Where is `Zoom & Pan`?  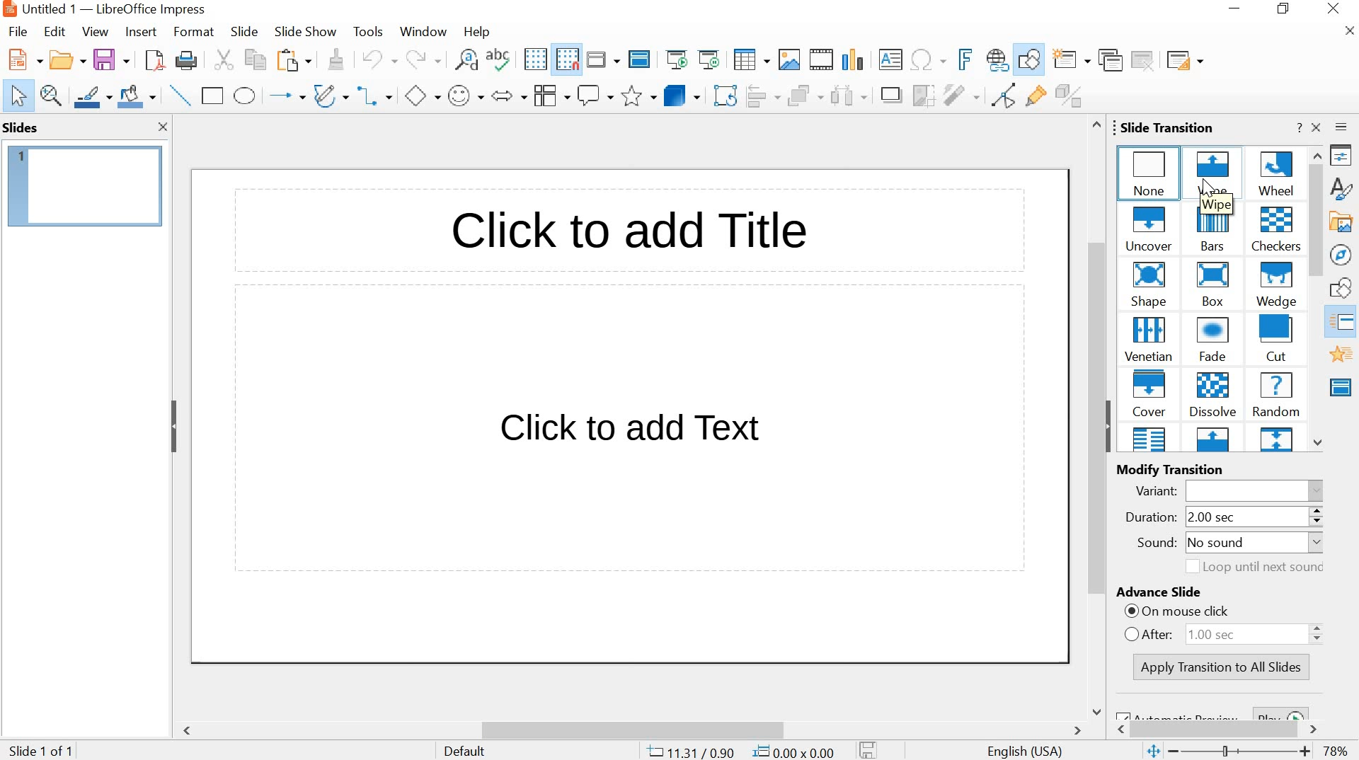 Zoom & Pan is located at coordinates (52, 96).